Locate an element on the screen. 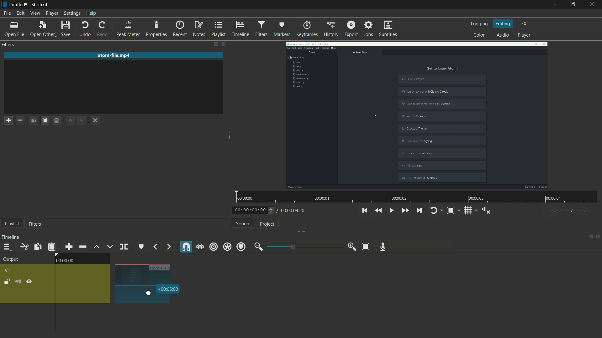 Image resolution: width=602 pixels, height=338 pixels. open other is located at coordinates (42, 29).